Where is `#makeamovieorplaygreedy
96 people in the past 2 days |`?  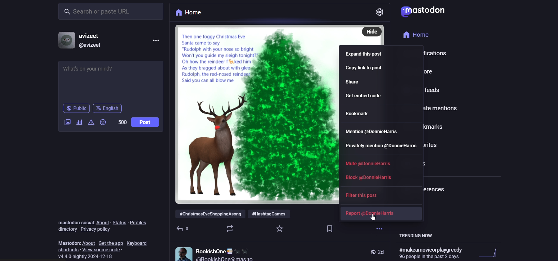 #makeamovieorplaygreedy
96 people in the past 2 days | is located at coordinates (449, 253).